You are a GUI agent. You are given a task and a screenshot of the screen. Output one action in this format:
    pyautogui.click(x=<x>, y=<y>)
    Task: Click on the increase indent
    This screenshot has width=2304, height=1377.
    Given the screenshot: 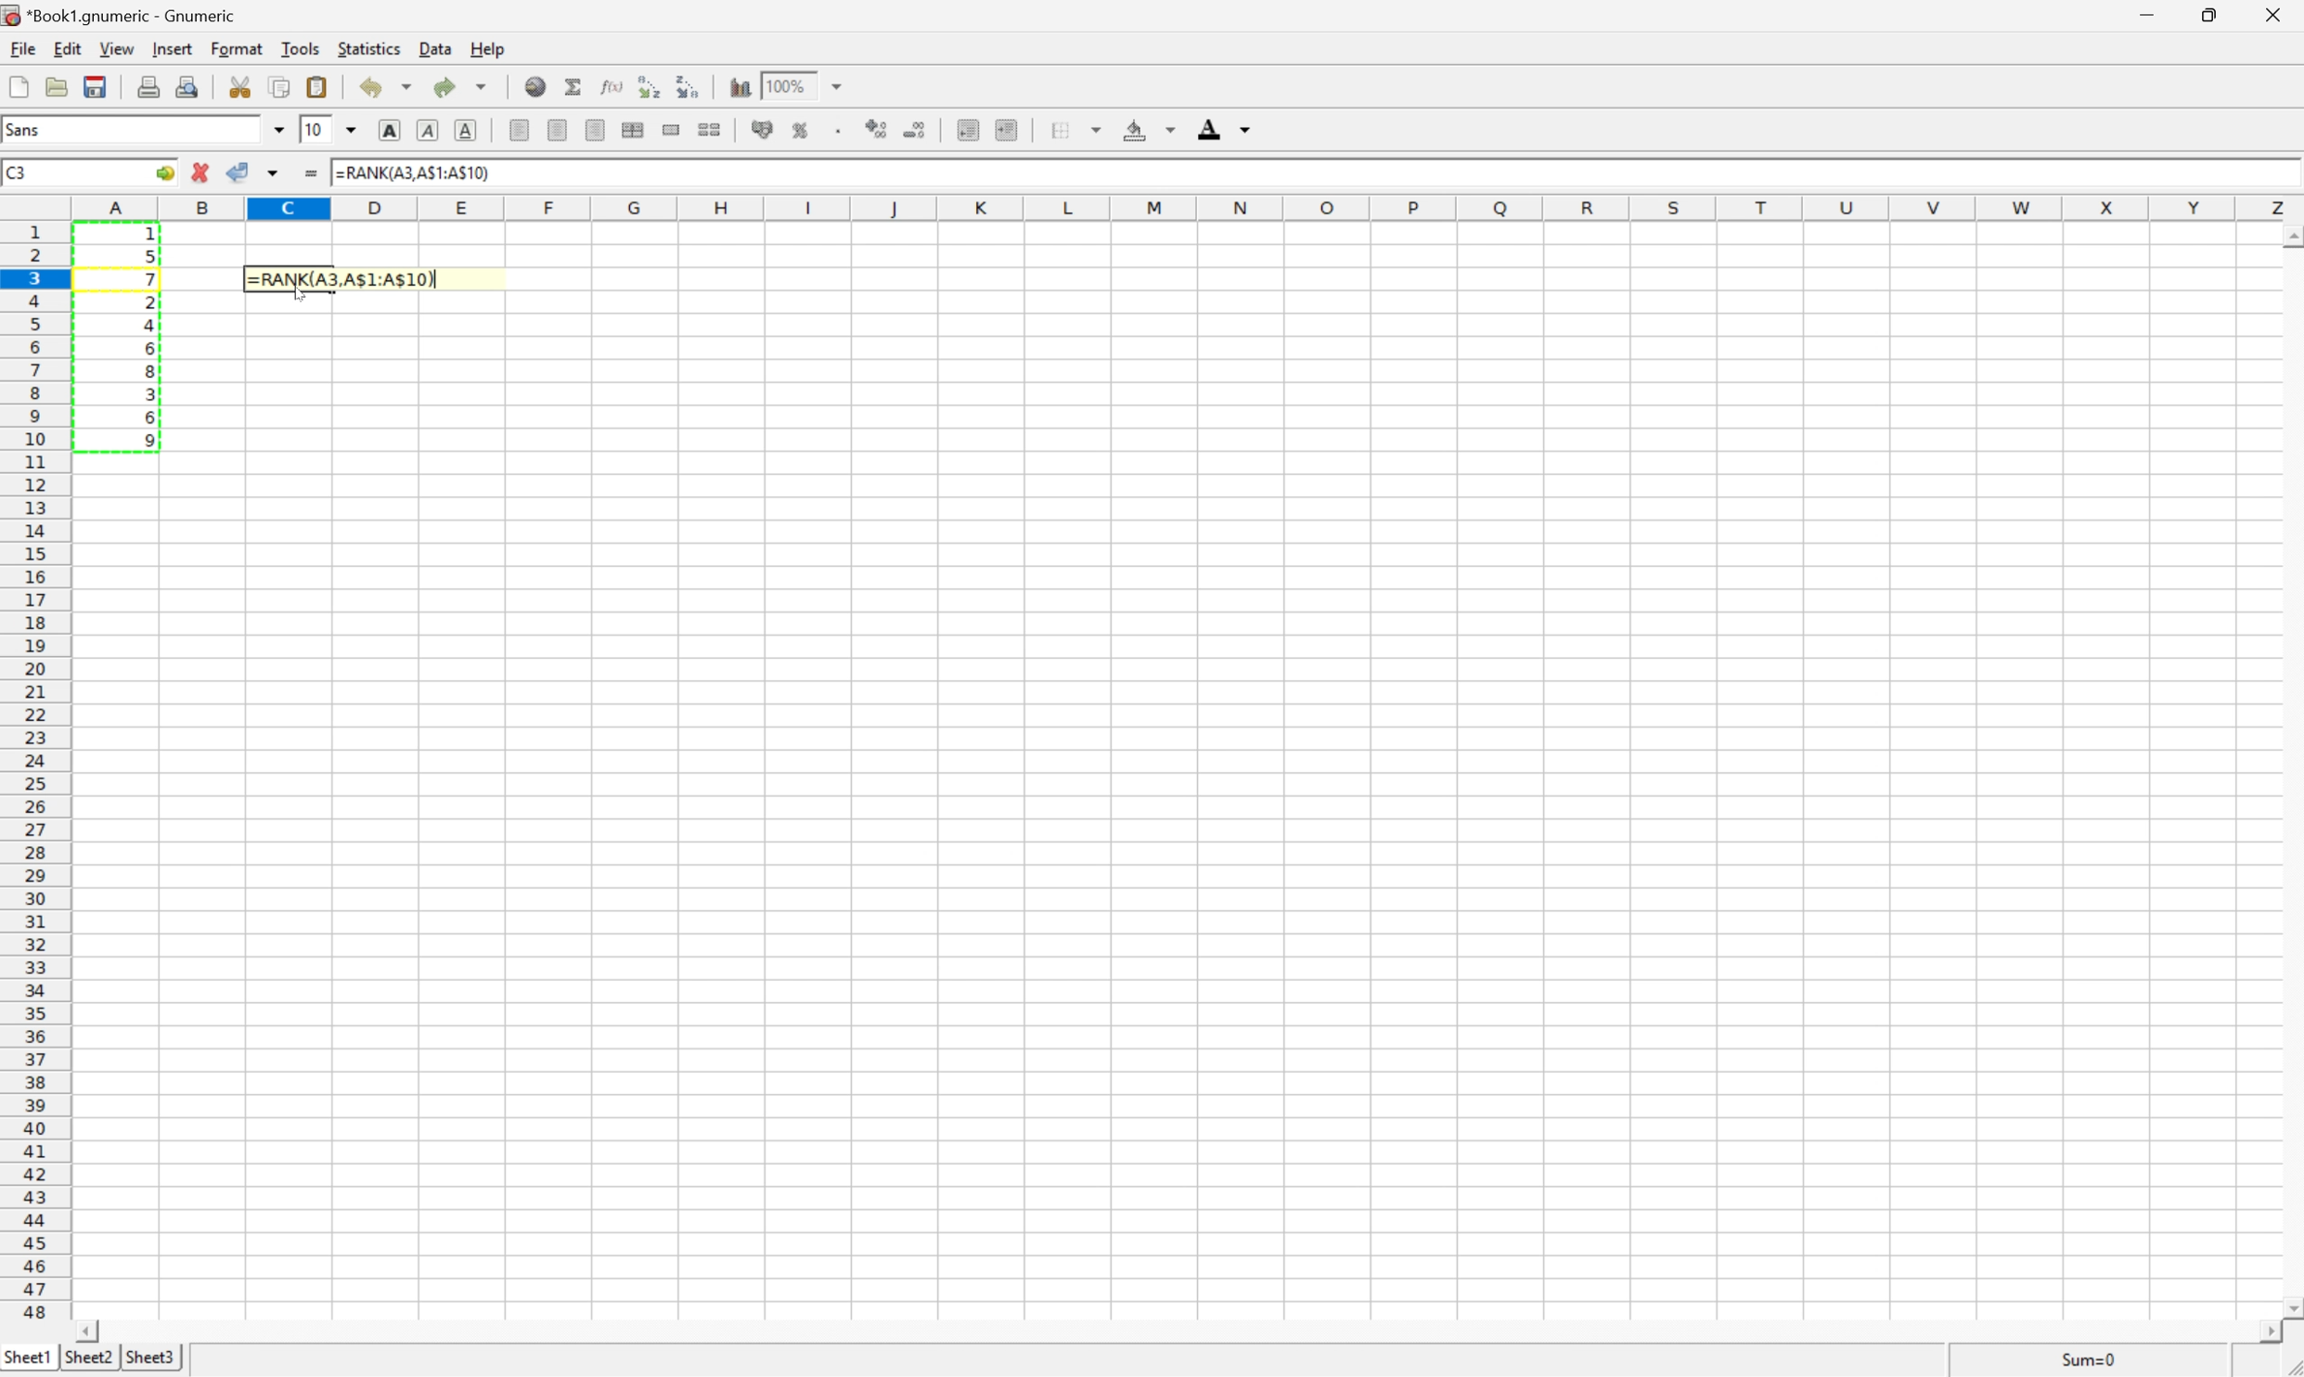 What is the action you would take?
    pyautogui.click(x=1012, y=131)
    